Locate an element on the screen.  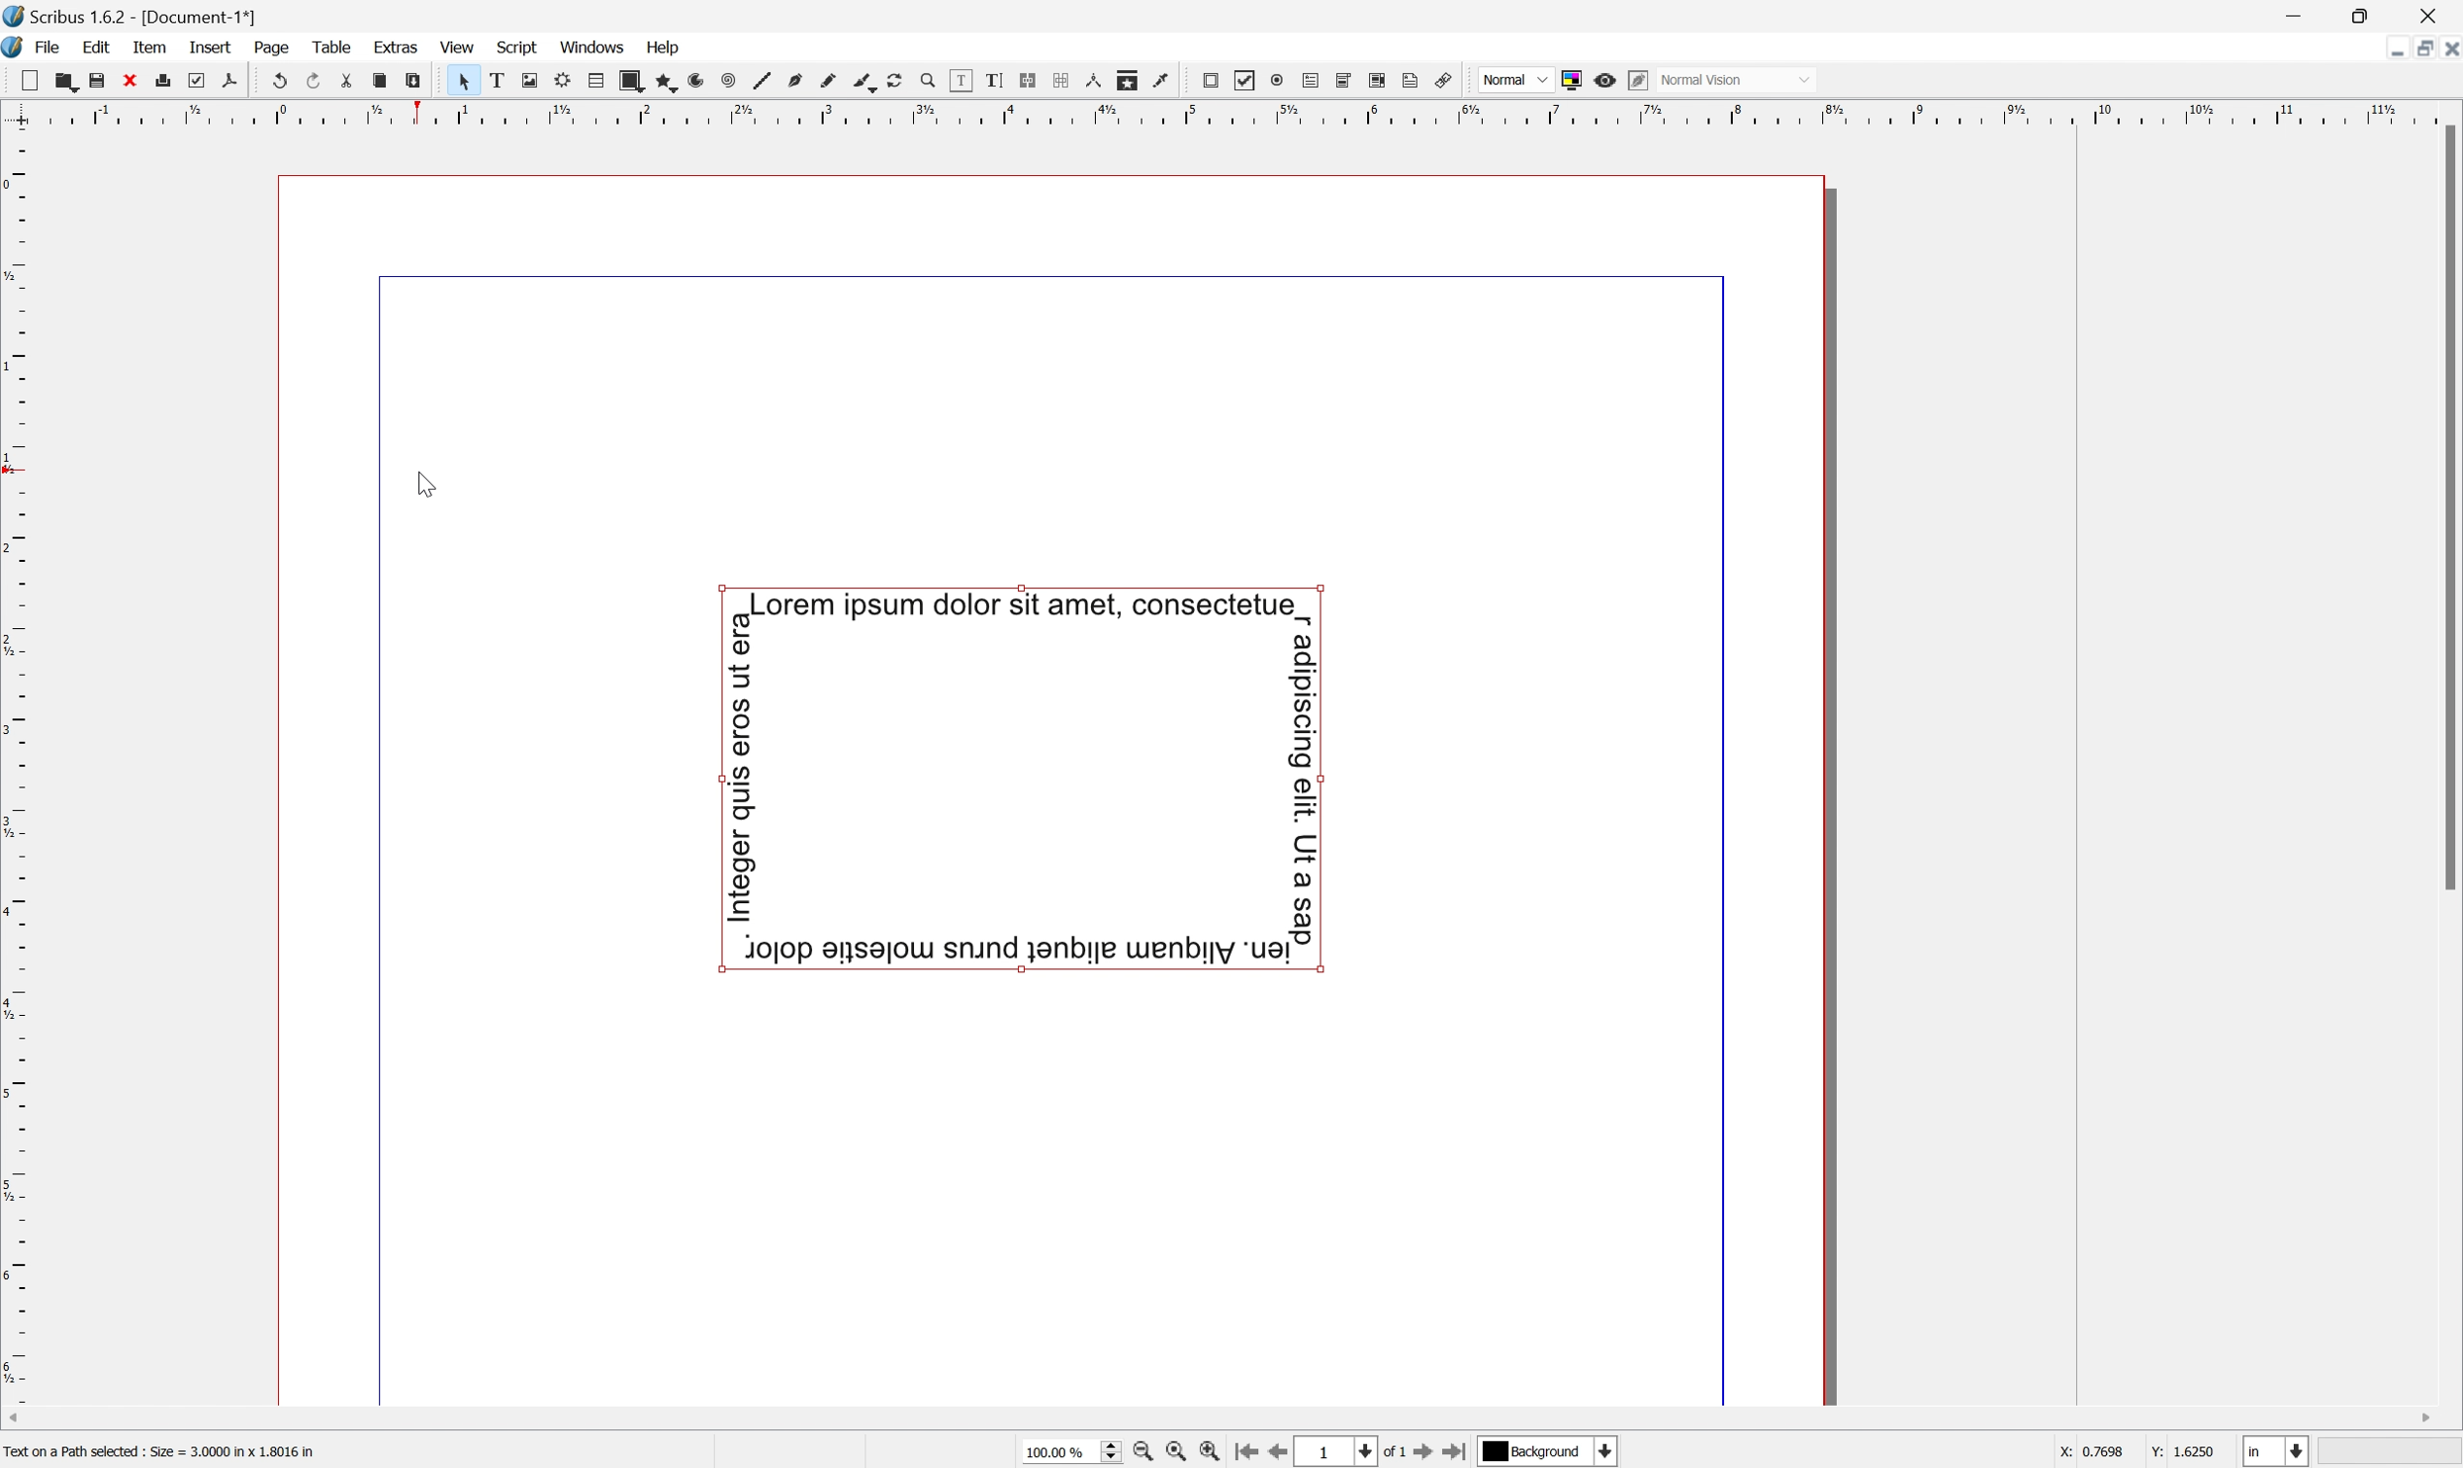
Y: 1.6250 is located at coordinates (2182, 1455).